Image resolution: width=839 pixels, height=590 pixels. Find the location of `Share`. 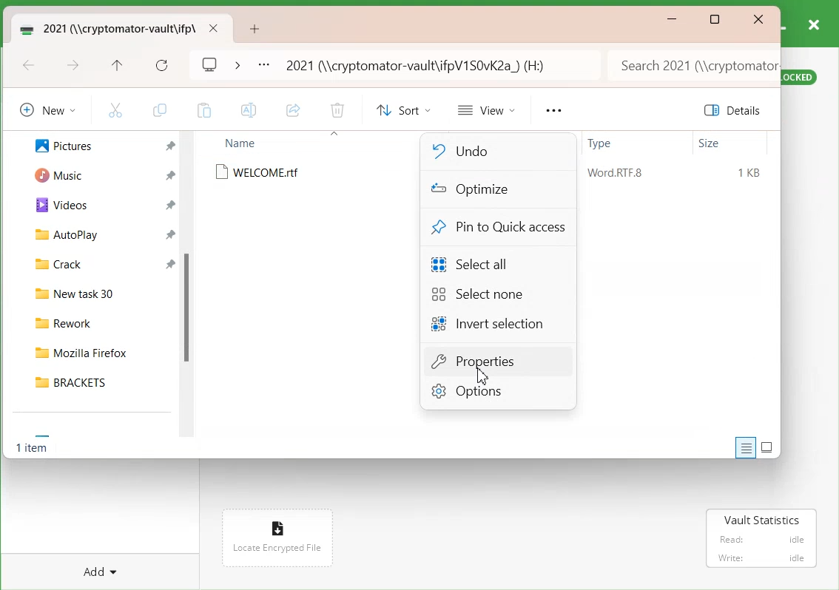

Share is located at coordinates (293, 111).